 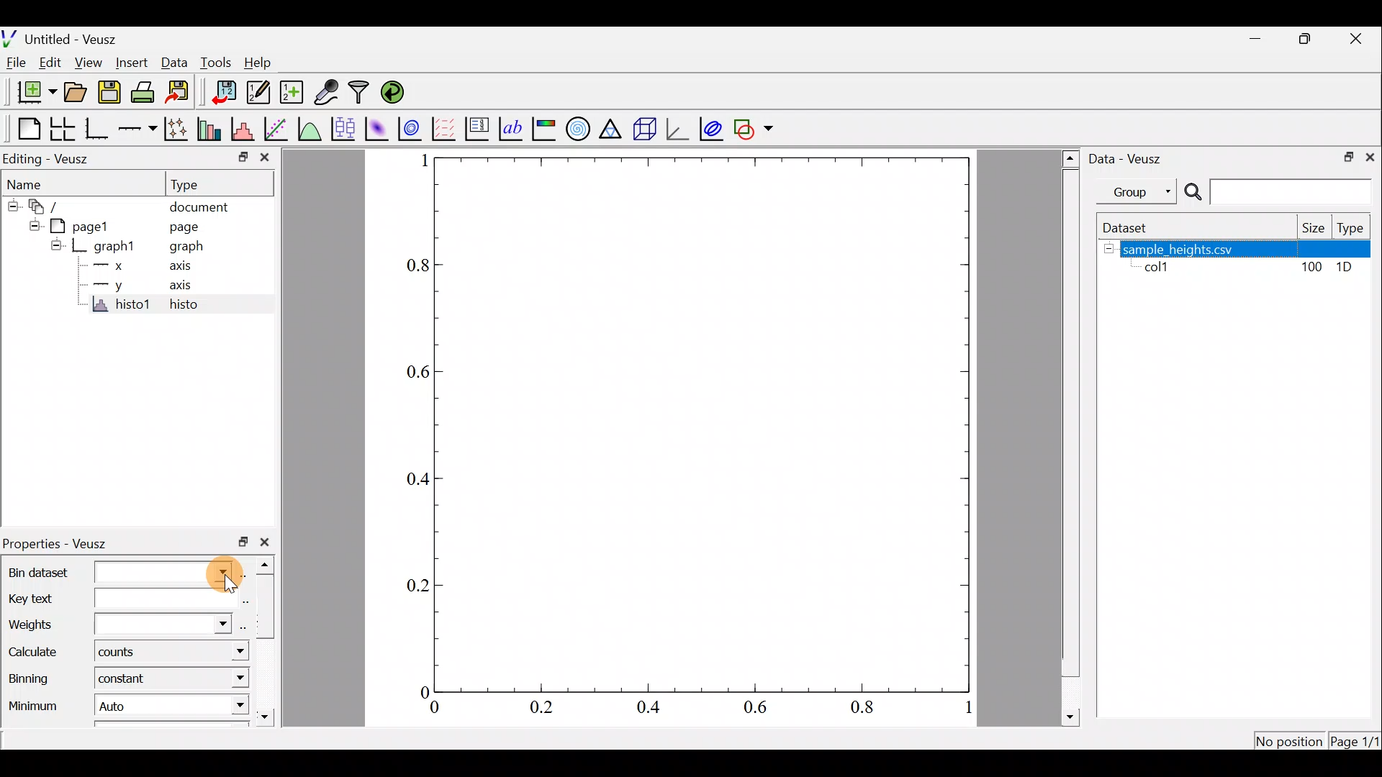 What do you see at coordinates (867, 710) in the screenshot?
I see `0.8` at bounding box center [867, 710].